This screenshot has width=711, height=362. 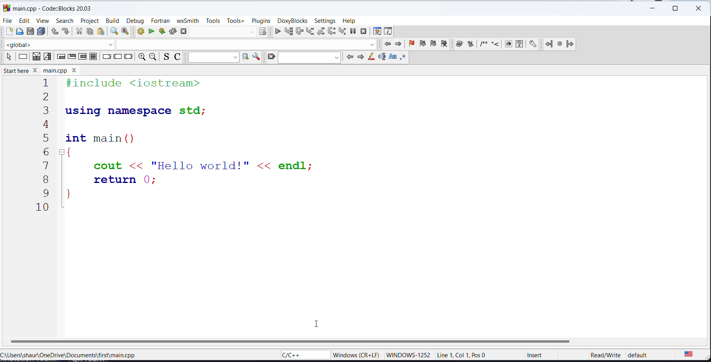 What do you see at coordinates (71, 58) in the screenshot?
I see `exit condition loop` at bounding box center [71, 58].